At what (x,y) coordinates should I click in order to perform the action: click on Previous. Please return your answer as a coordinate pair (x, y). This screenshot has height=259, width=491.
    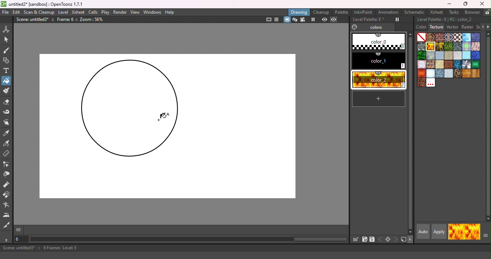
    Looking at the image, I should click on (481, 27).